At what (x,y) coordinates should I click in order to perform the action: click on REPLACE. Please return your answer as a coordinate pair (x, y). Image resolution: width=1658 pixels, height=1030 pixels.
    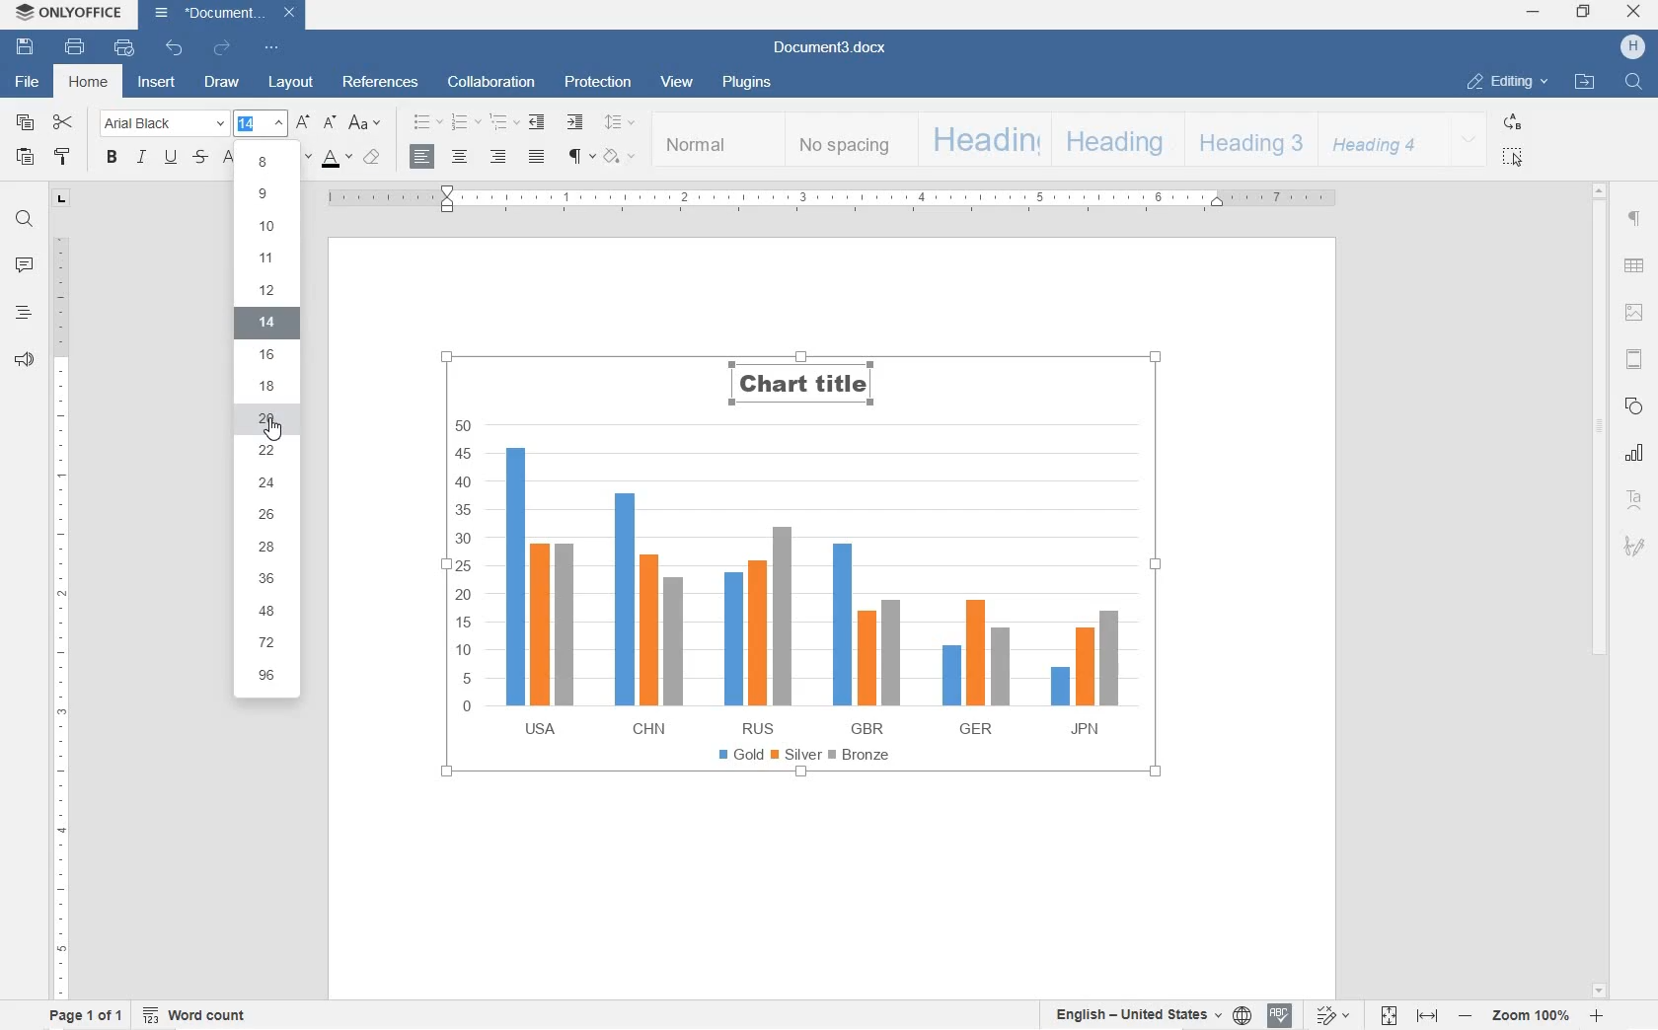
    Looking at the image, I should click on (1510, 121).